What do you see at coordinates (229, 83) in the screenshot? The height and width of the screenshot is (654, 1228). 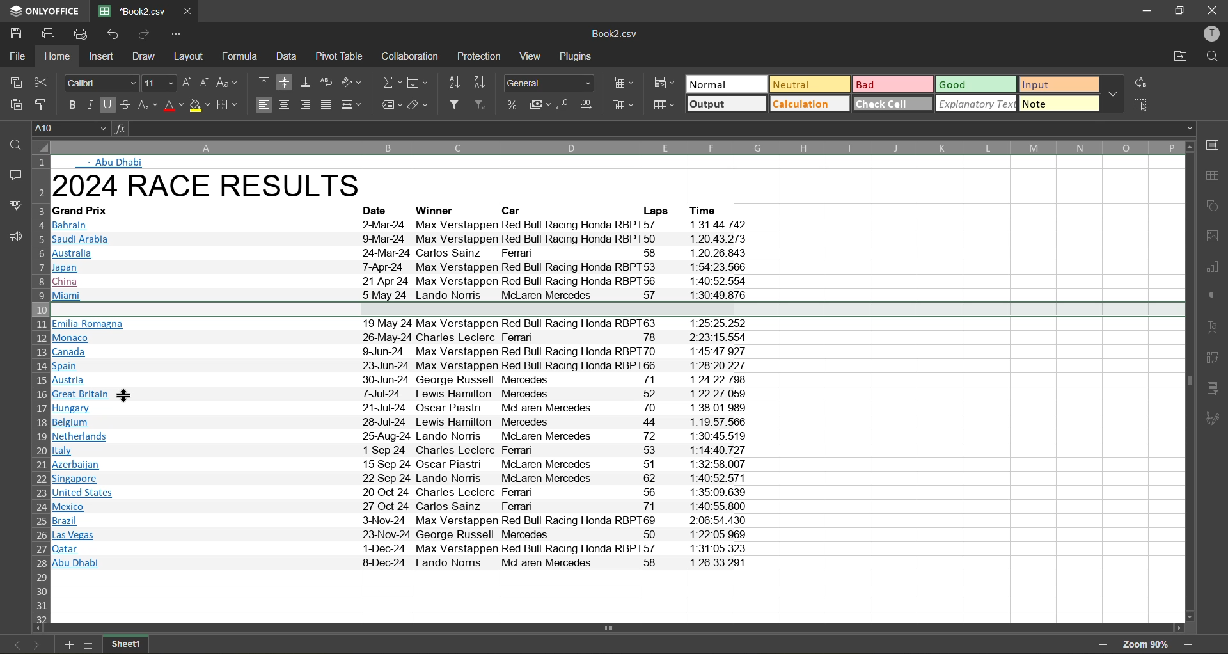 I see `change case` at bounding box center [229, 83].